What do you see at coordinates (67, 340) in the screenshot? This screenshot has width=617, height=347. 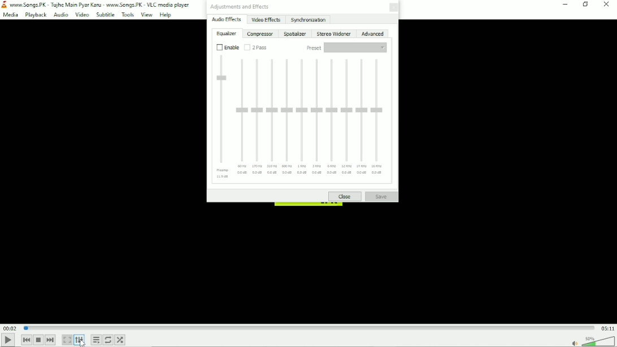 I see `Toggle video in fullscreen` at bounding box center [67, 340].